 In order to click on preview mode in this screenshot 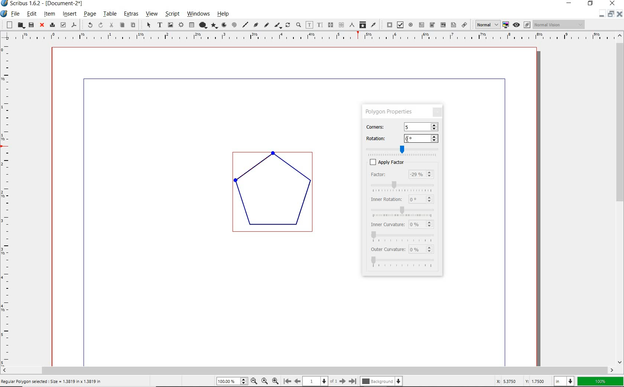, I will do `click(521, 25)`.